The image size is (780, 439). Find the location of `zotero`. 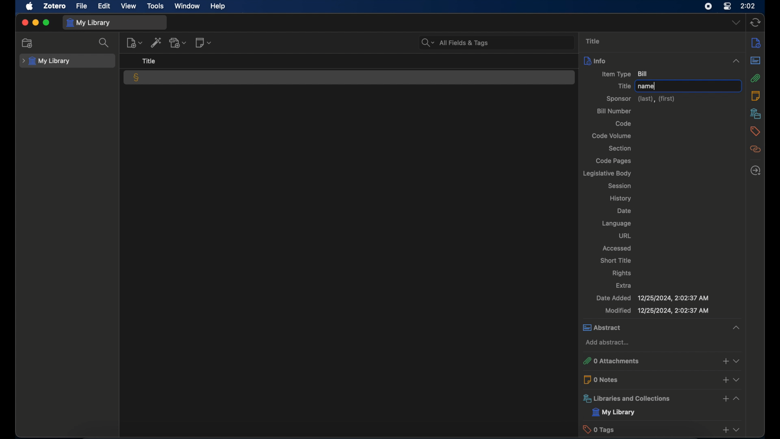

zotero is located at coordinates (54, 7).